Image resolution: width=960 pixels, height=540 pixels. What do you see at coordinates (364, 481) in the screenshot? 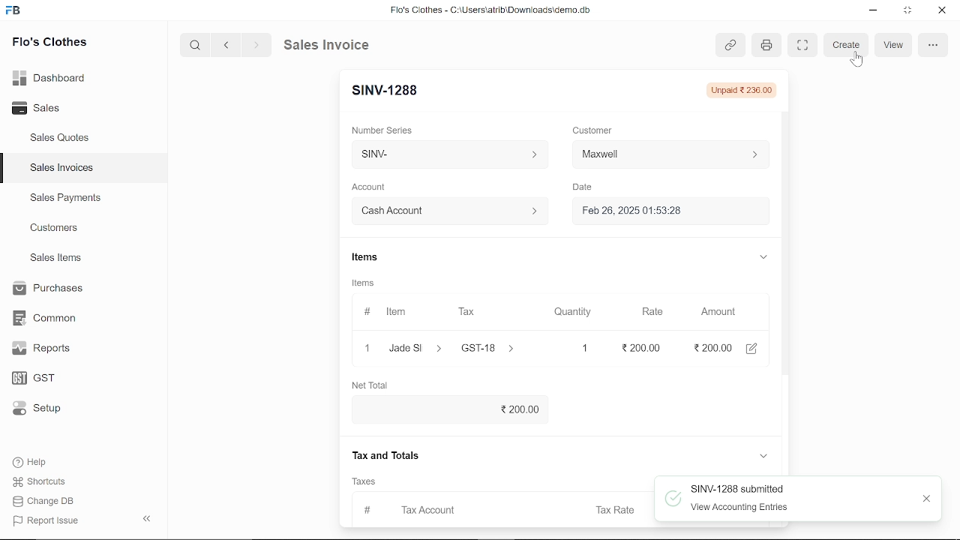
I see `‘Taxes` at bounding box center [364, 481].